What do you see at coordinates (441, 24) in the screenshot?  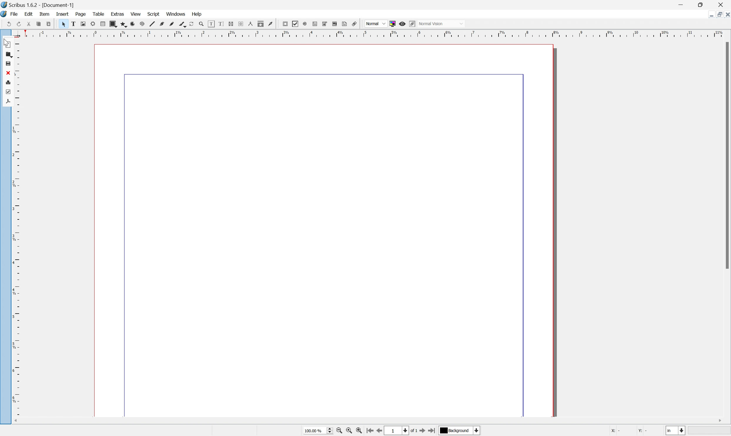 I see `Normal` at bounding box center [441, 24].